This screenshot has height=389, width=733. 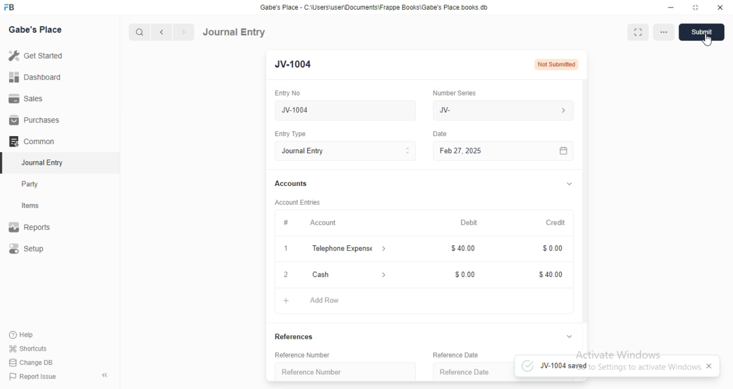 I want to click on Debit, so click(x=469, y=223).